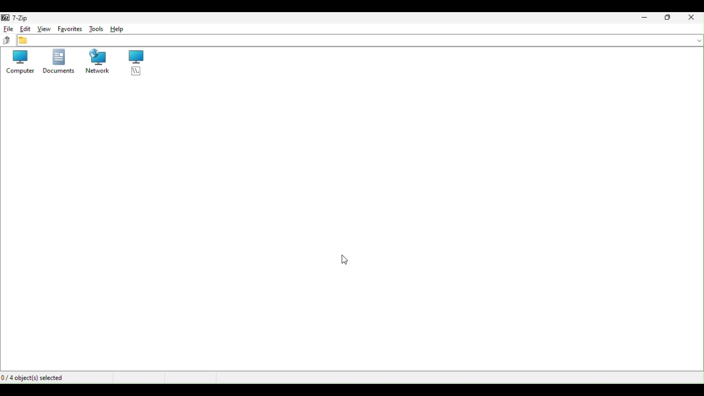 This screenshot has width=704, height=396. What do you see at coordinates (127, 28) in the screenshot?
I see `help` at bounding box center [127, 28].